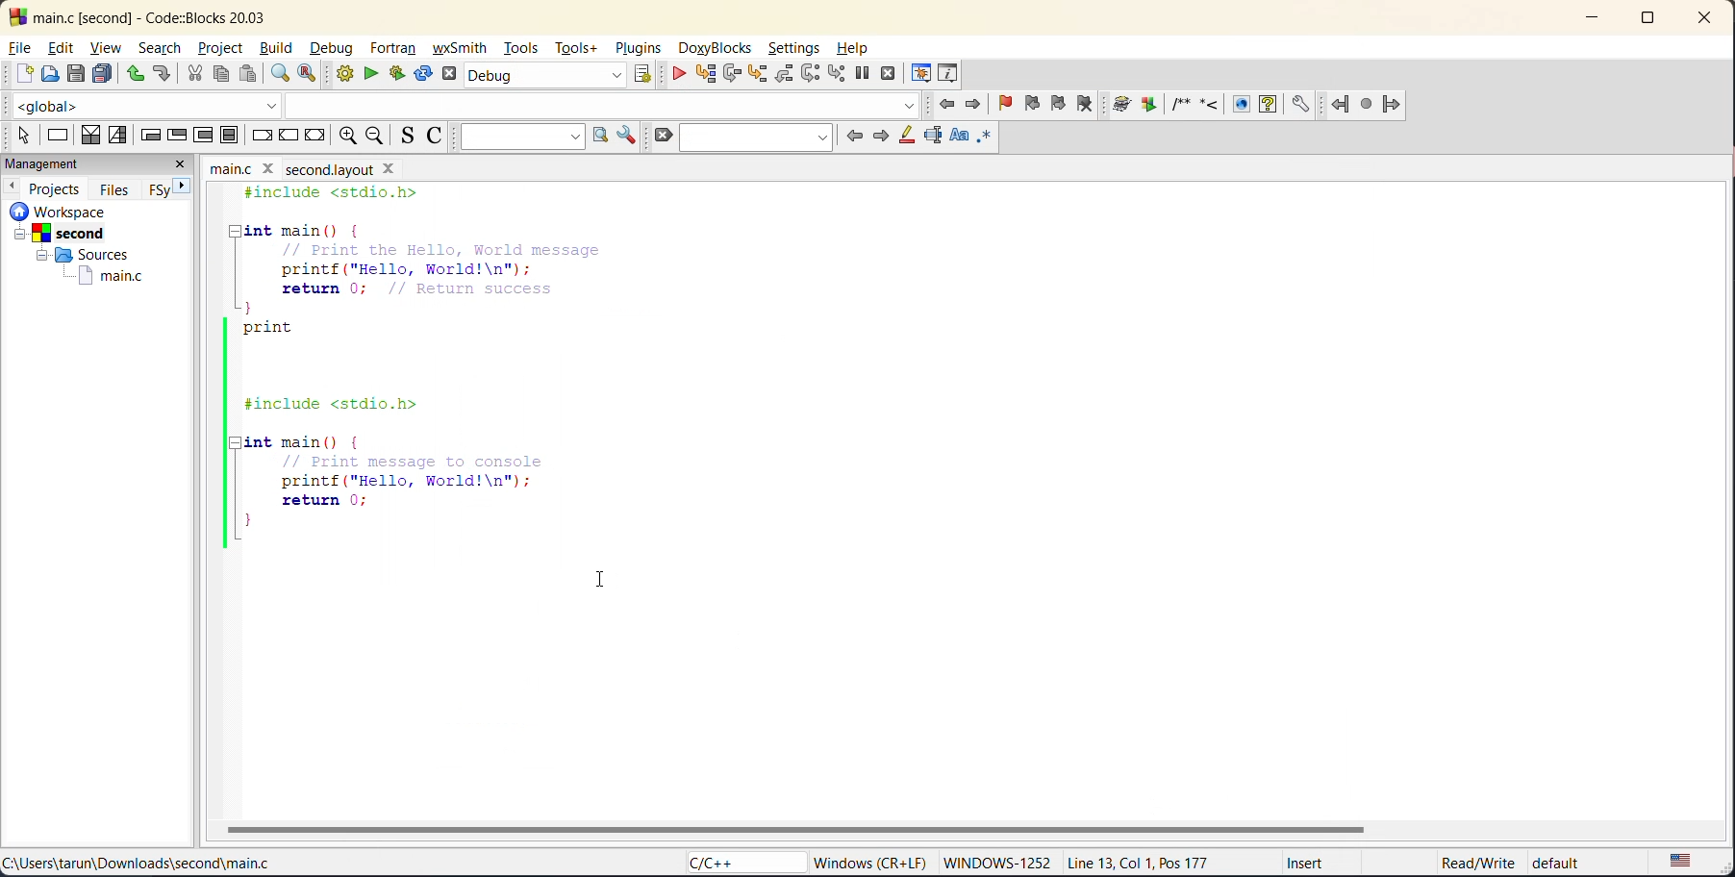  What do you see at coordinates (839, 73) in the screenshot?
I see `step into instruction` at bounding box center [839, 73].